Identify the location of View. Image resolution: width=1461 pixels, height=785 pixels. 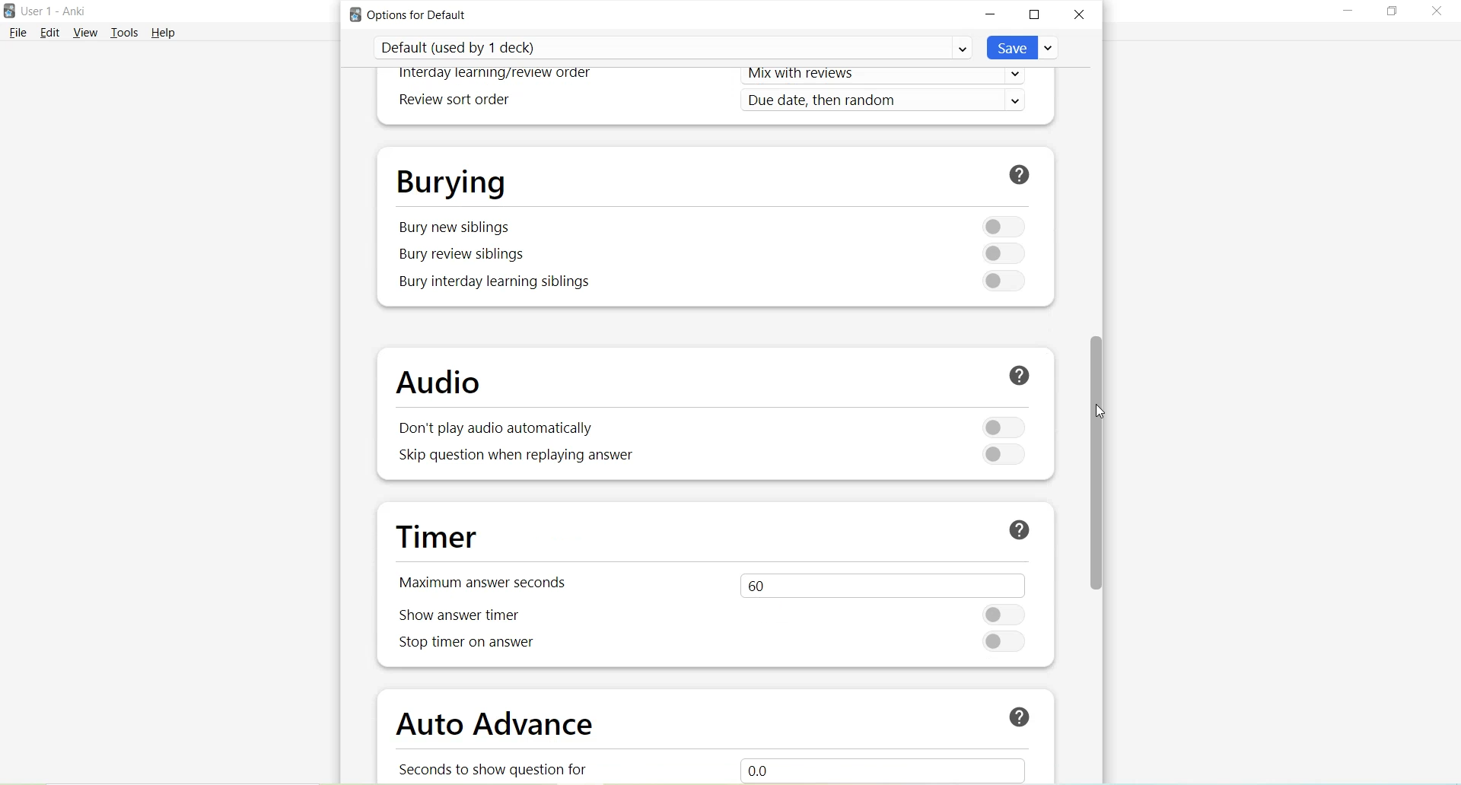
(88, 32).